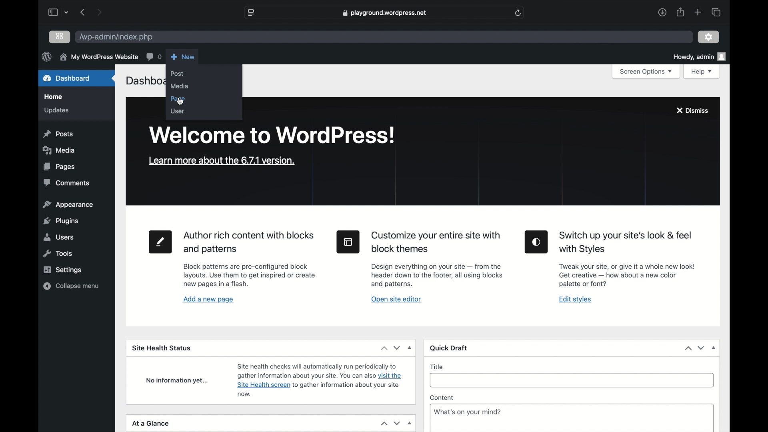 The width and height of the screenshot is (768, 432). Describe the element at coordinates (692, 110) in the screenshot. I see `dismiss` at that location.